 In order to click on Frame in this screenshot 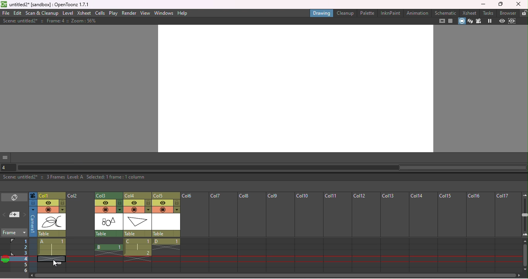, I will do `click(14, 233)`.